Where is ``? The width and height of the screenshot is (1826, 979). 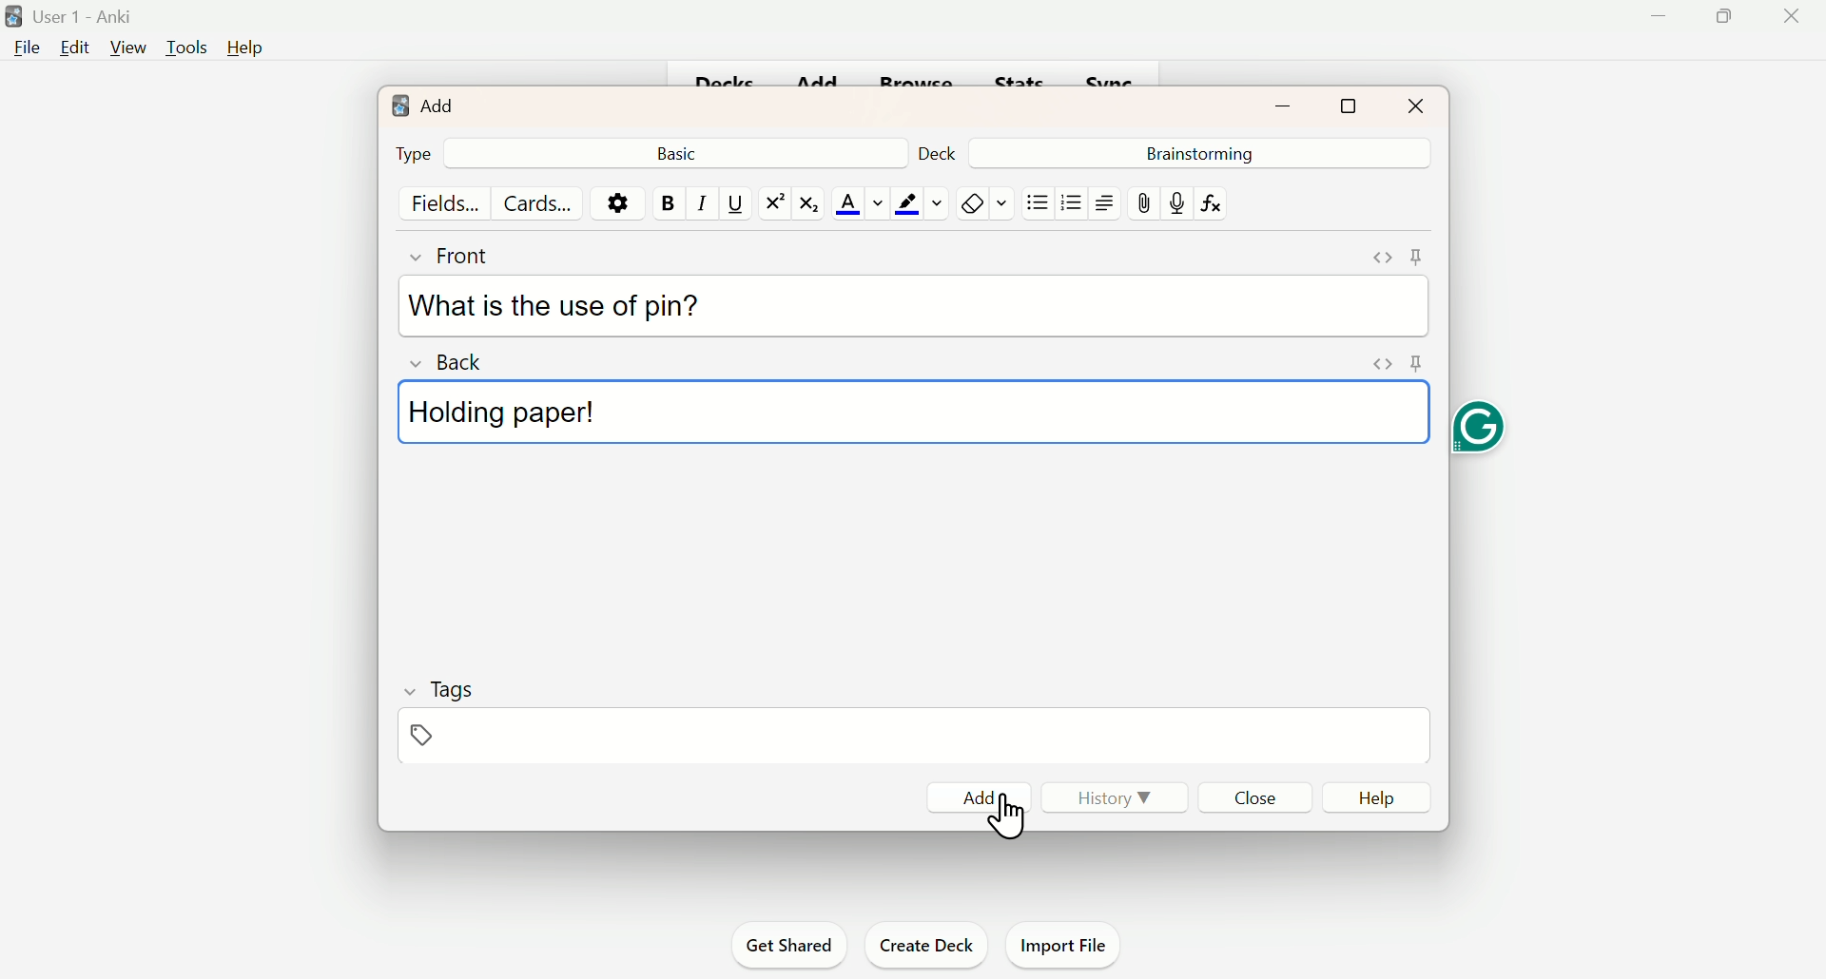  is located at coordinates (78, 46).